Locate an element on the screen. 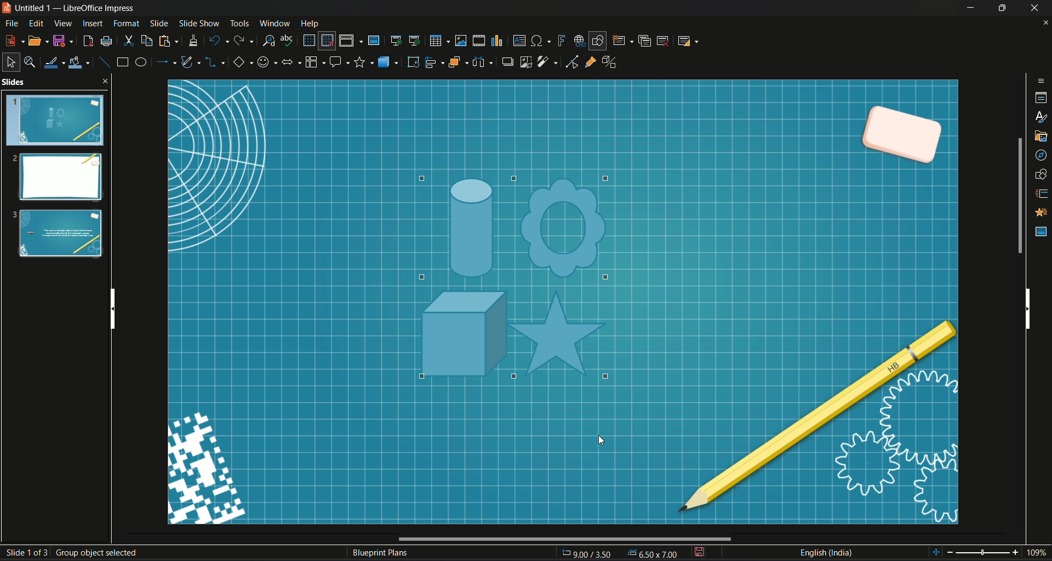 Image resolution: width=1052 pixels, height=561 pixels. 3D objects is located at coordinates (389, 61).